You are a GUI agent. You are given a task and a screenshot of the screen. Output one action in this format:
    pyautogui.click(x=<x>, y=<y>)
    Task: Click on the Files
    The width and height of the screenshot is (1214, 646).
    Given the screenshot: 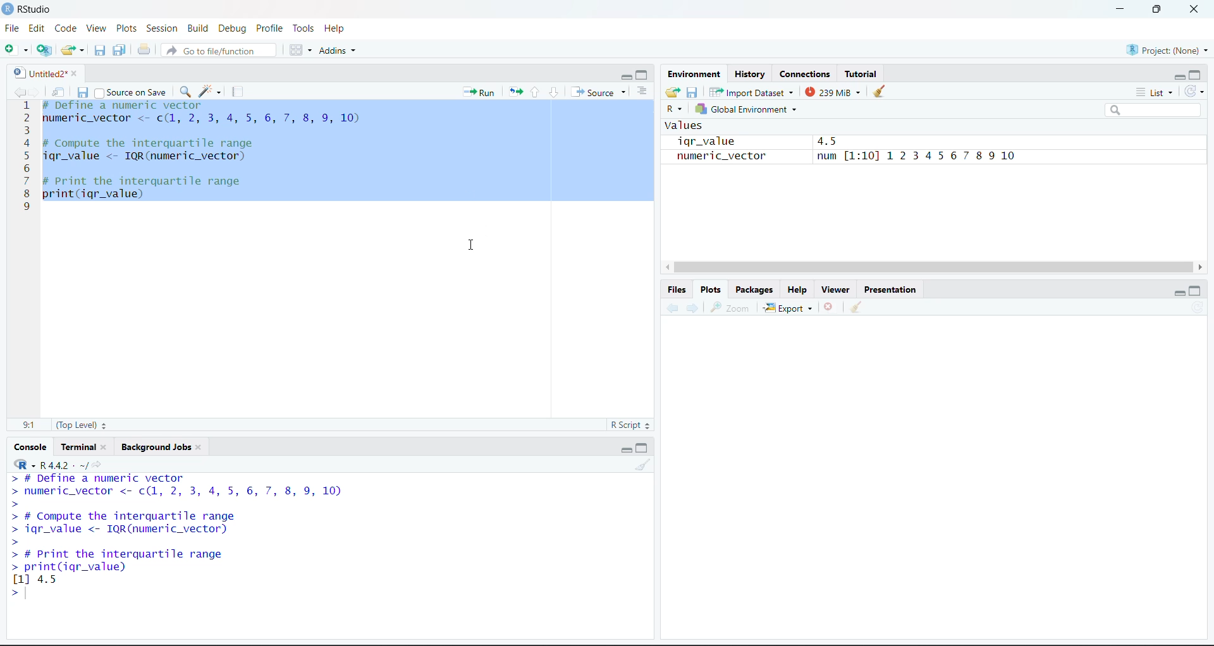 What is the action you would take?
    pyautogui.click(x=677, y=288)
    